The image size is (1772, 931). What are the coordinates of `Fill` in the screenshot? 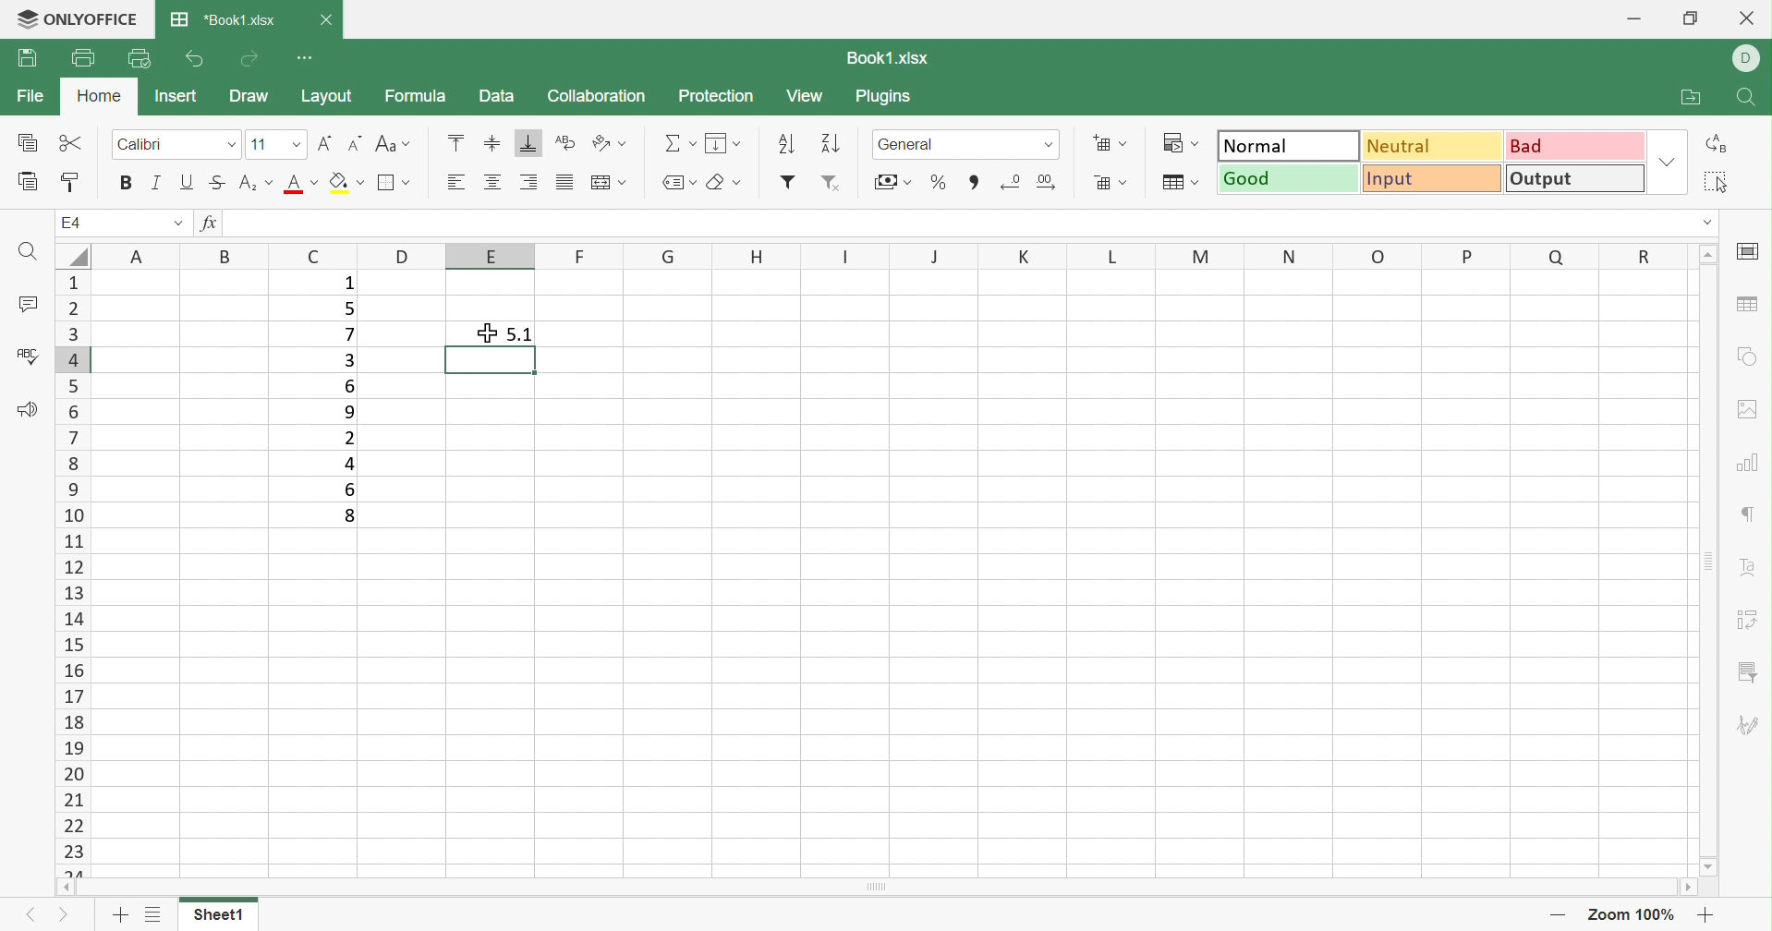 It's located at (722, 142).